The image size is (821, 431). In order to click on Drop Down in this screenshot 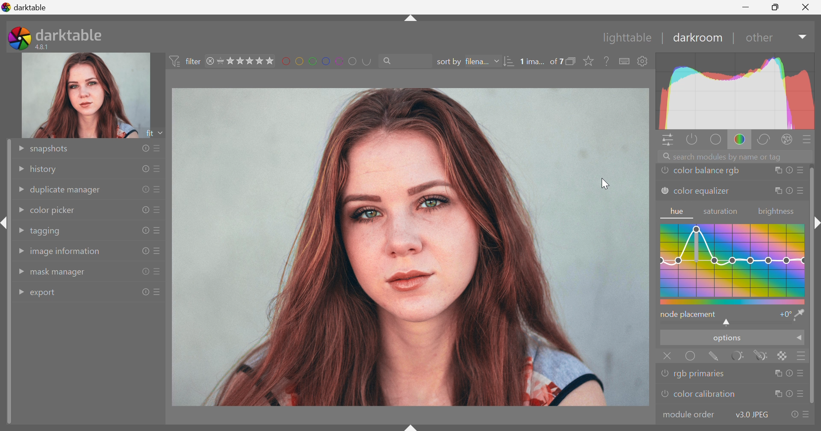, I will do `click(20, 272)`.